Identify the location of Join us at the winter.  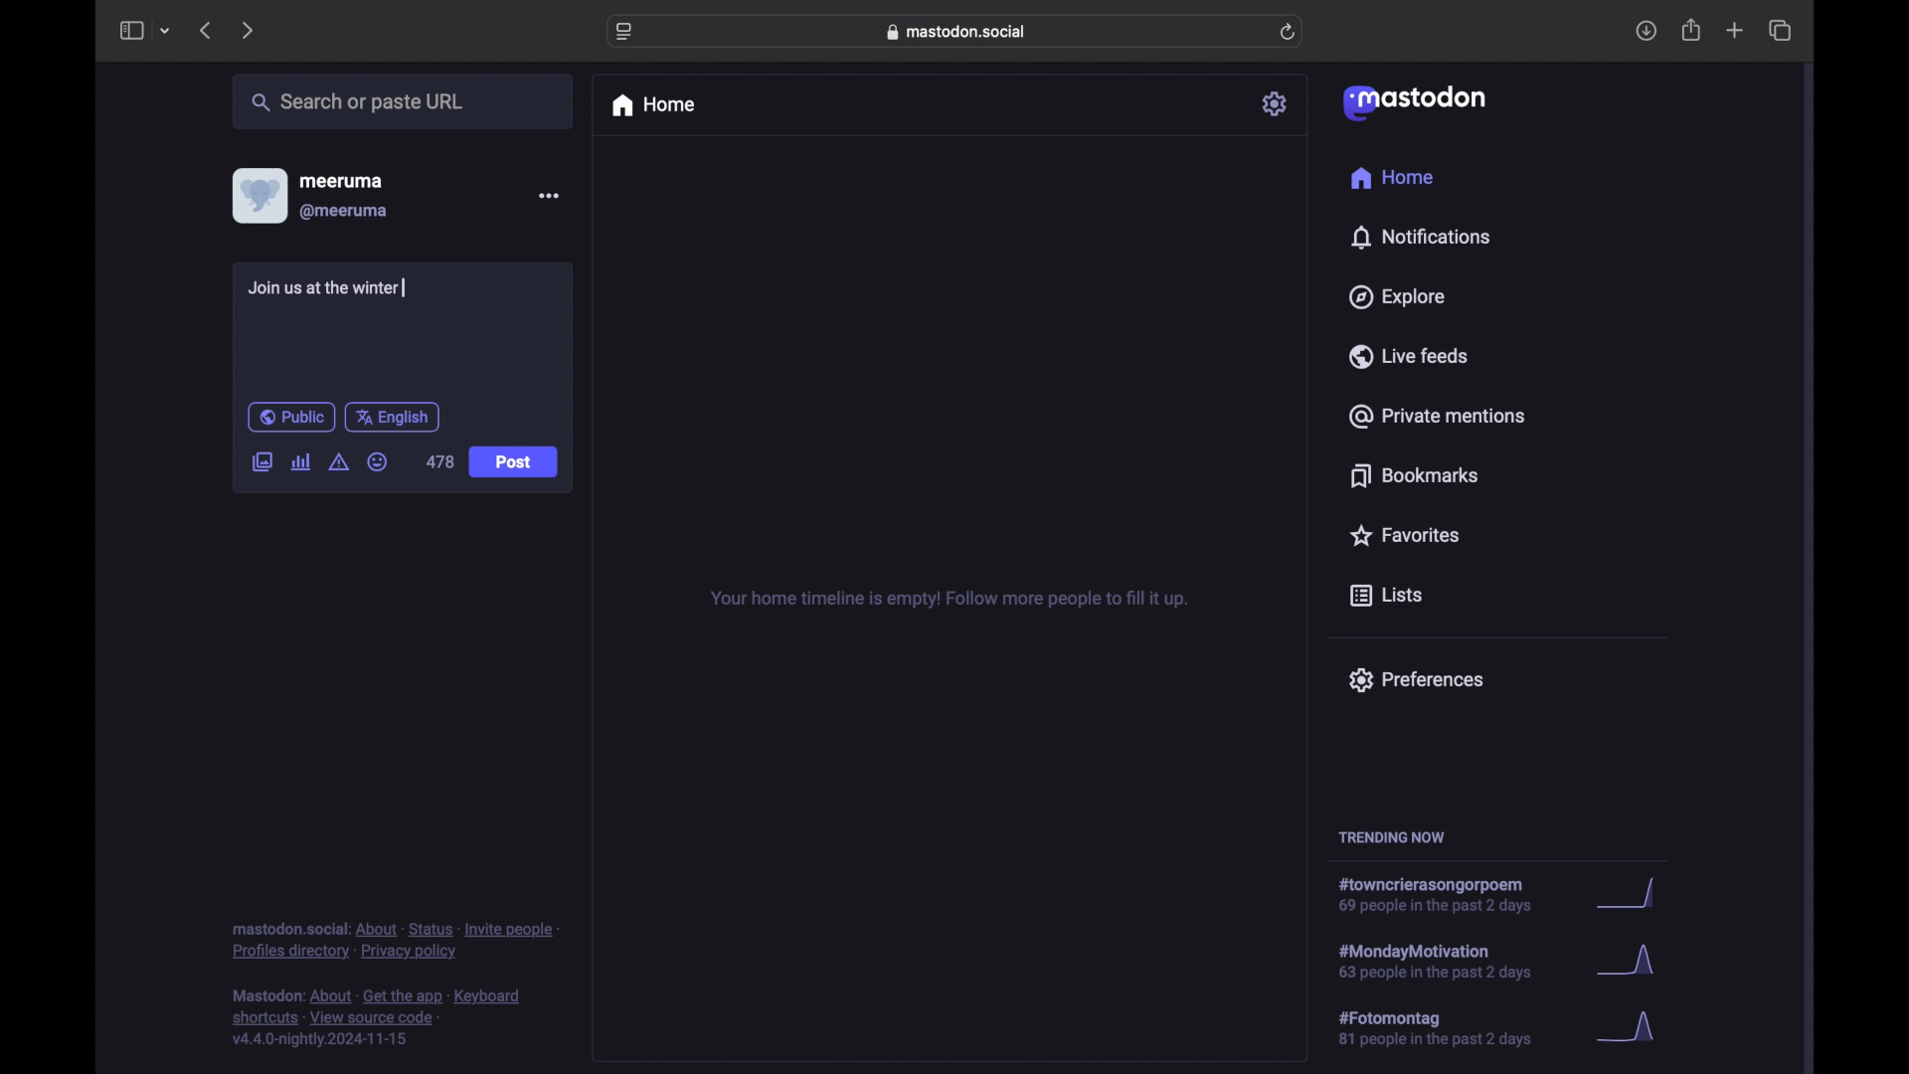
(330, 290).